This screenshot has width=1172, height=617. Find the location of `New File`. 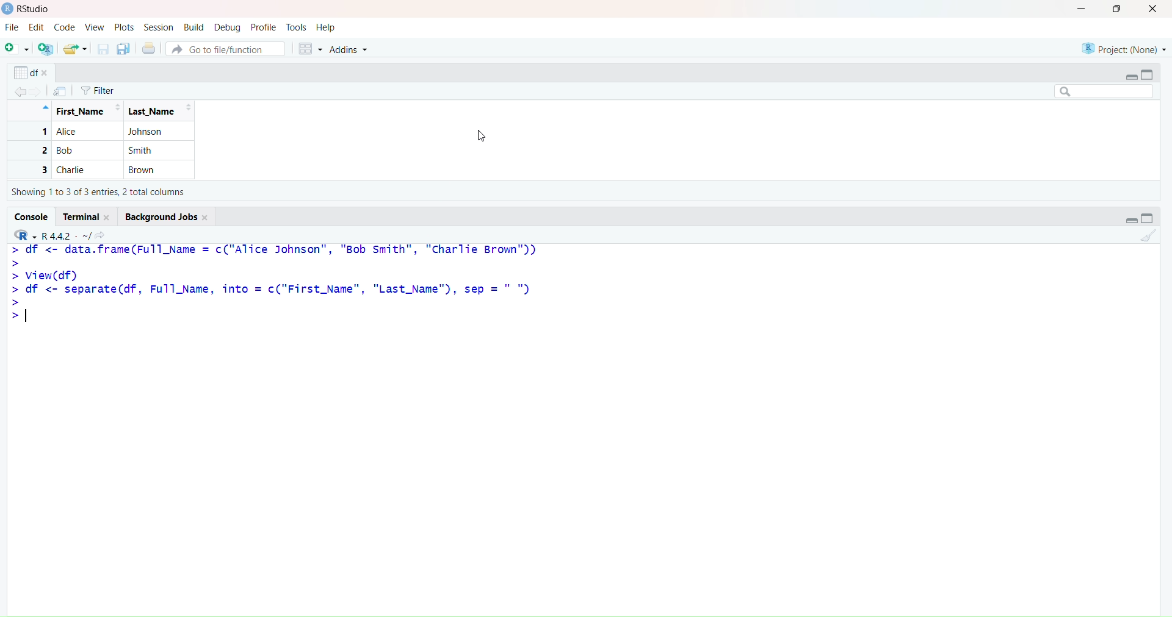

New File is located at coordinates (16, 48).